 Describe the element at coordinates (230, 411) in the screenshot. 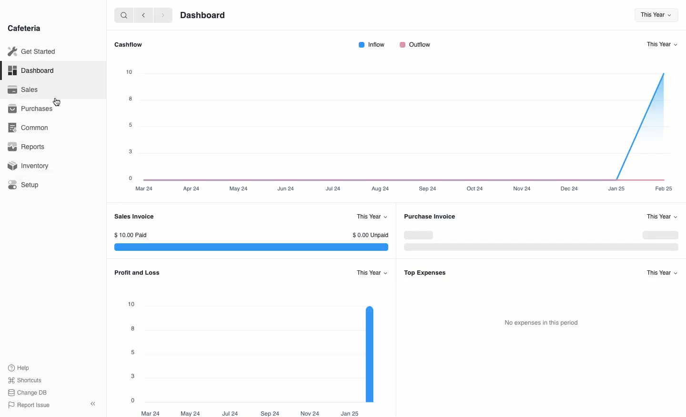

I see `Jul 24` at that location.